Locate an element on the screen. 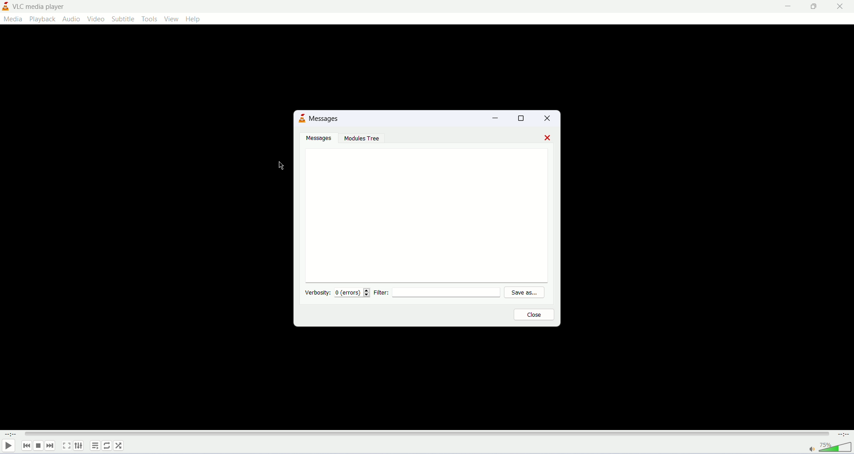 The image size is (854, 454). loop is located at coordinates (106, 446).